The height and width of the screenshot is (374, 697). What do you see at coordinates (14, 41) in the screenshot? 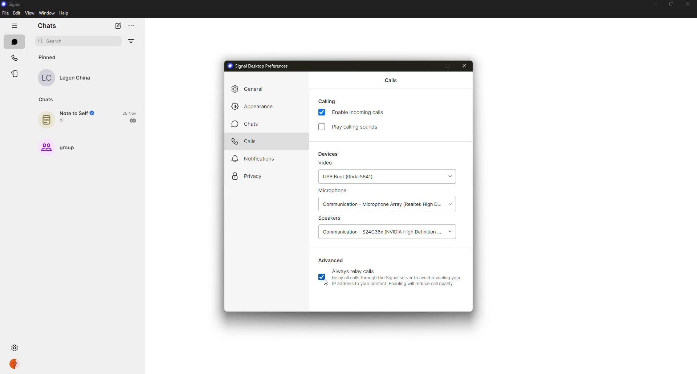
I see `chats` at bounding box center [14, 41].